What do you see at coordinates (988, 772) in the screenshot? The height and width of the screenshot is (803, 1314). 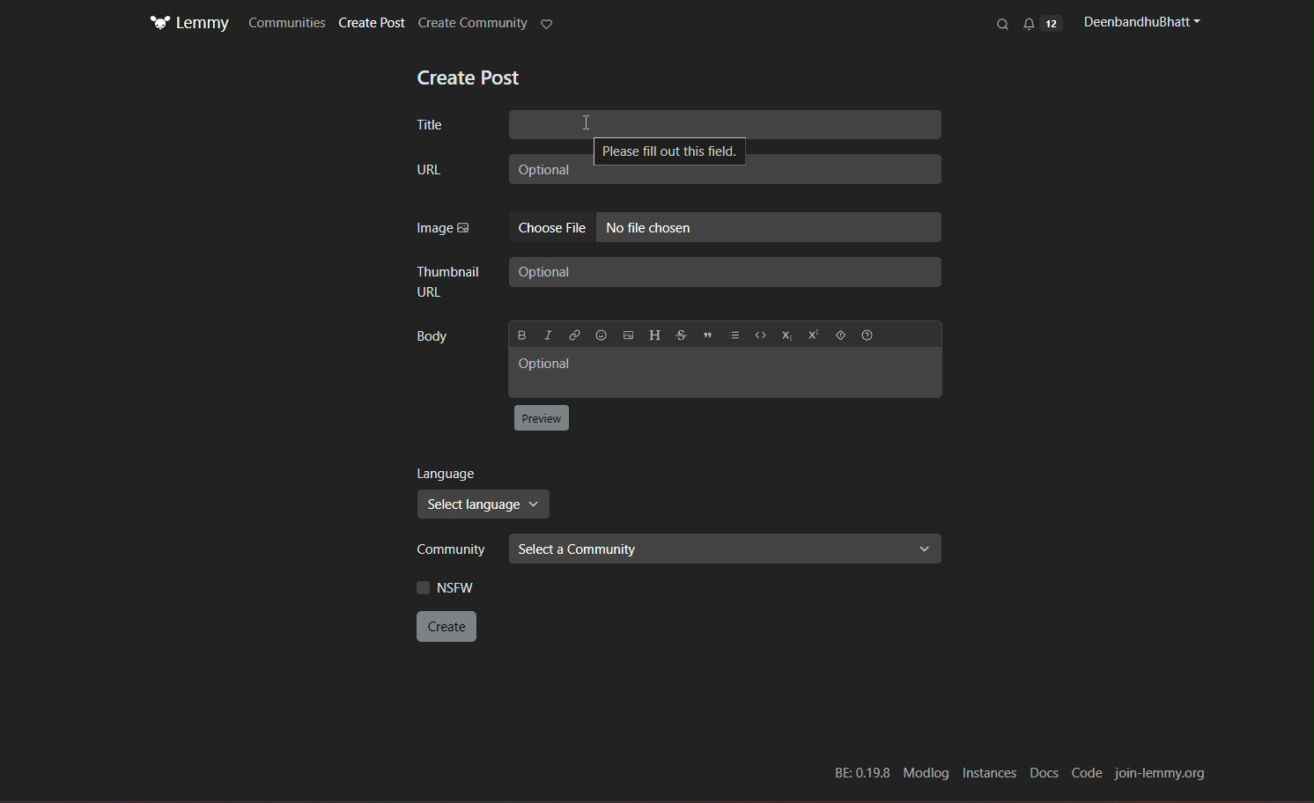 I see `Instances` at bounding box center [988, 772].